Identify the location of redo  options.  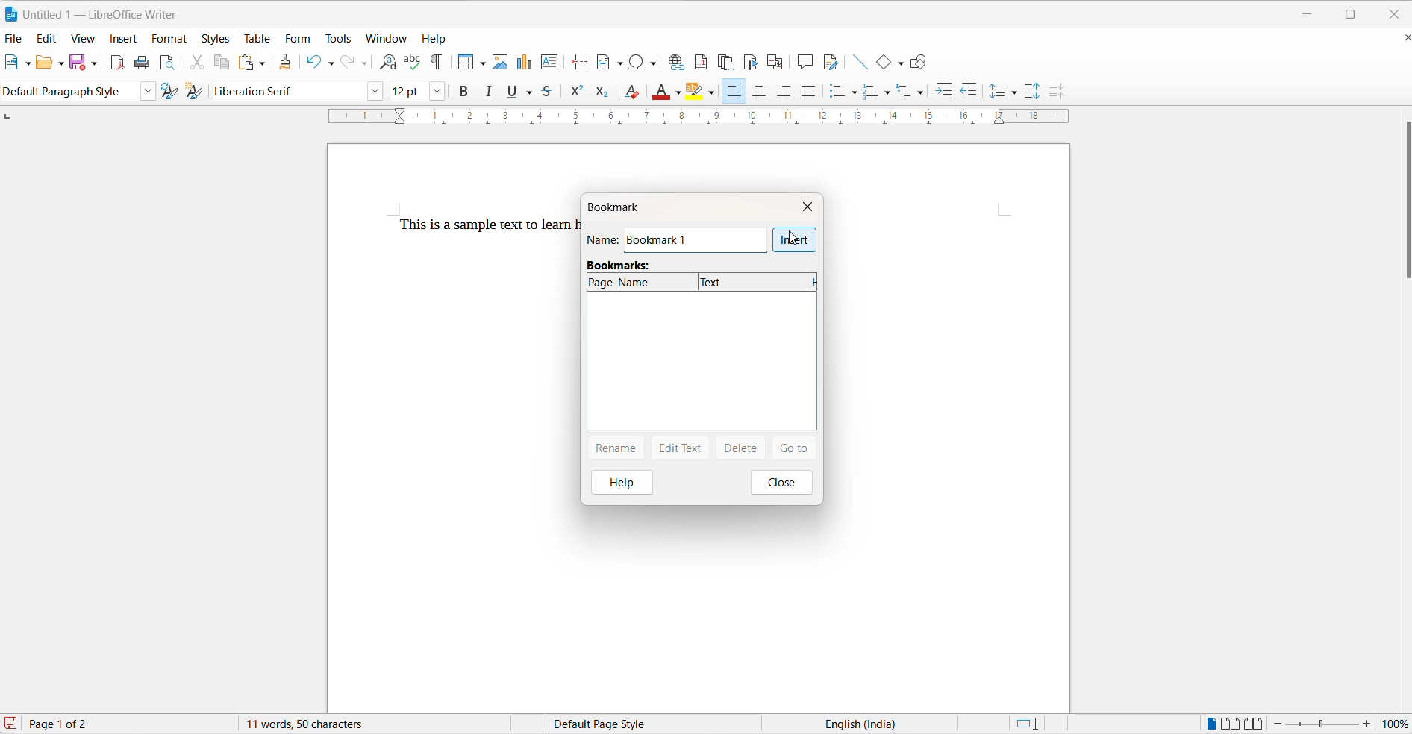
(365, 63).